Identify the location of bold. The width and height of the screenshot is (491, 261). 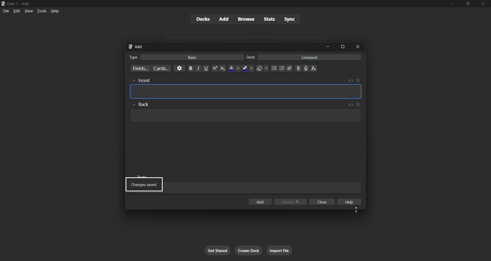
(190, 68).